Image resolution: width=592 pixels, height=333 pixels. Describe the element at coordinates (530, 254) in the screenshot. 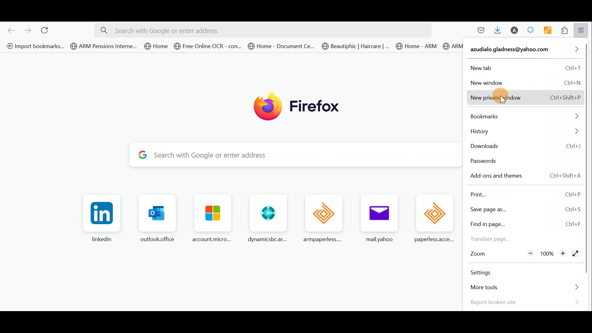

I see `Zoom out` at that location.